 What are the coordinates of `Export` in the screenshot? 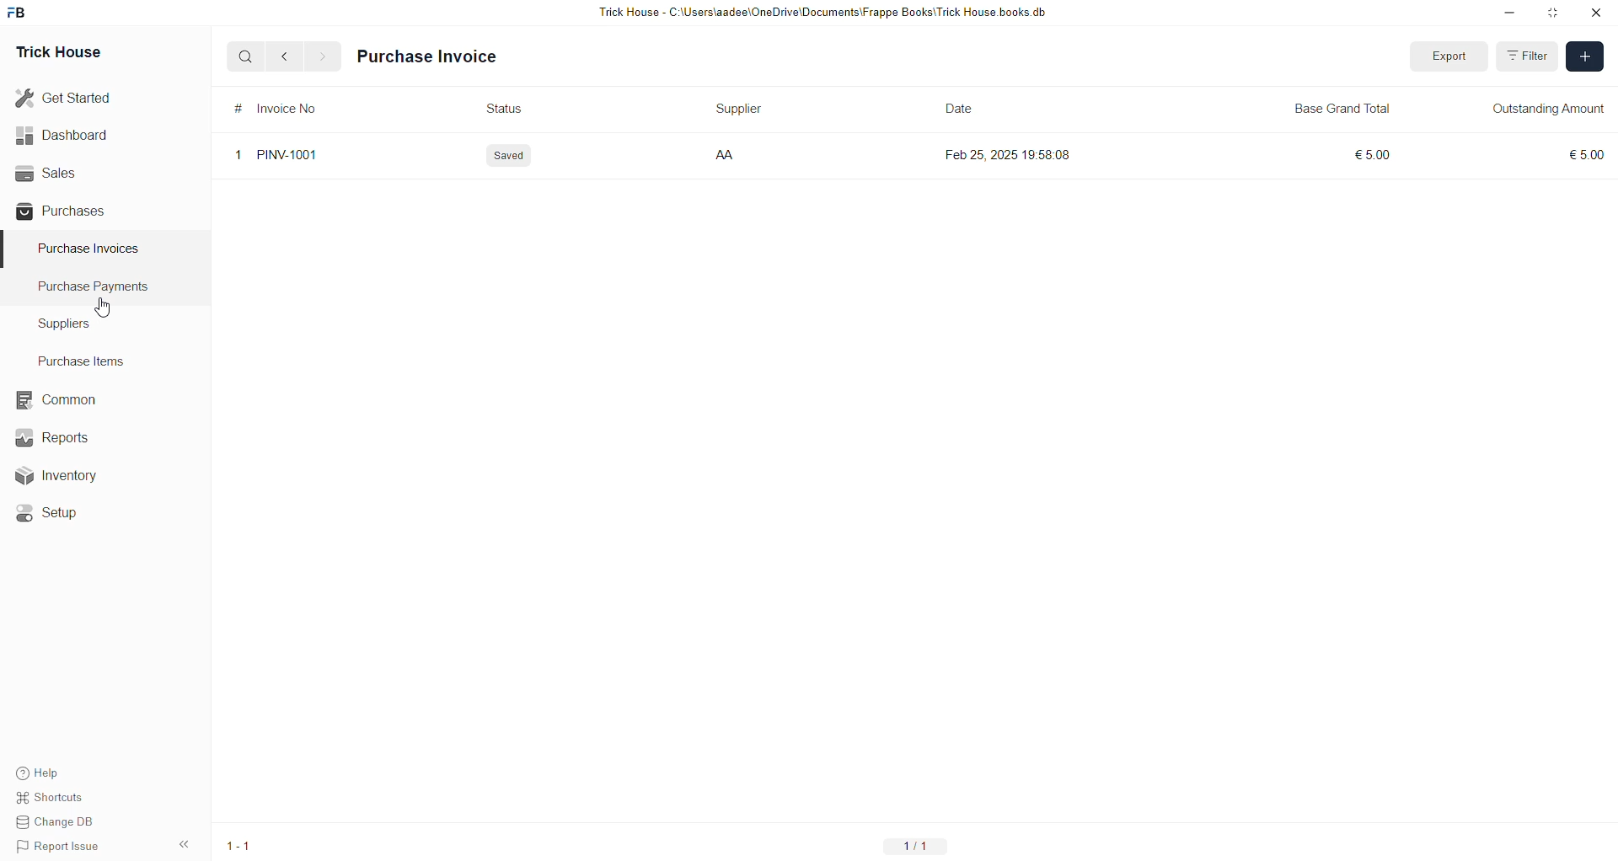 It's located at (1455, 56).